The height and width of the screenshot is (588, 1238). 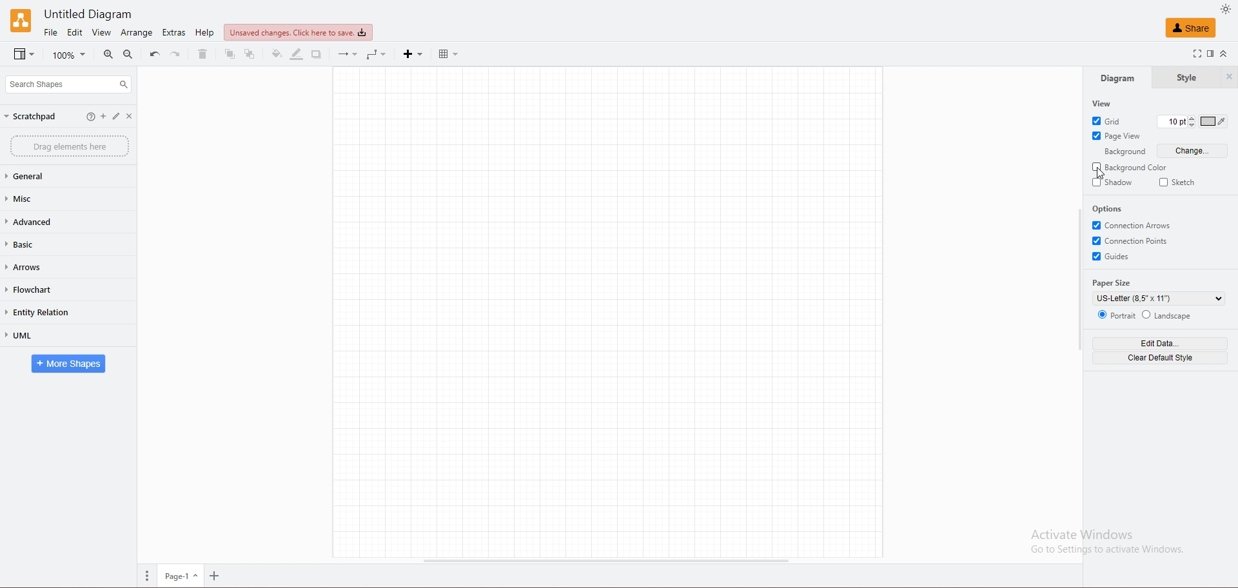 What do you see at coordinates (110, 55) in the screenshot?
I see `zoom in` at bounding box center [110, 55].